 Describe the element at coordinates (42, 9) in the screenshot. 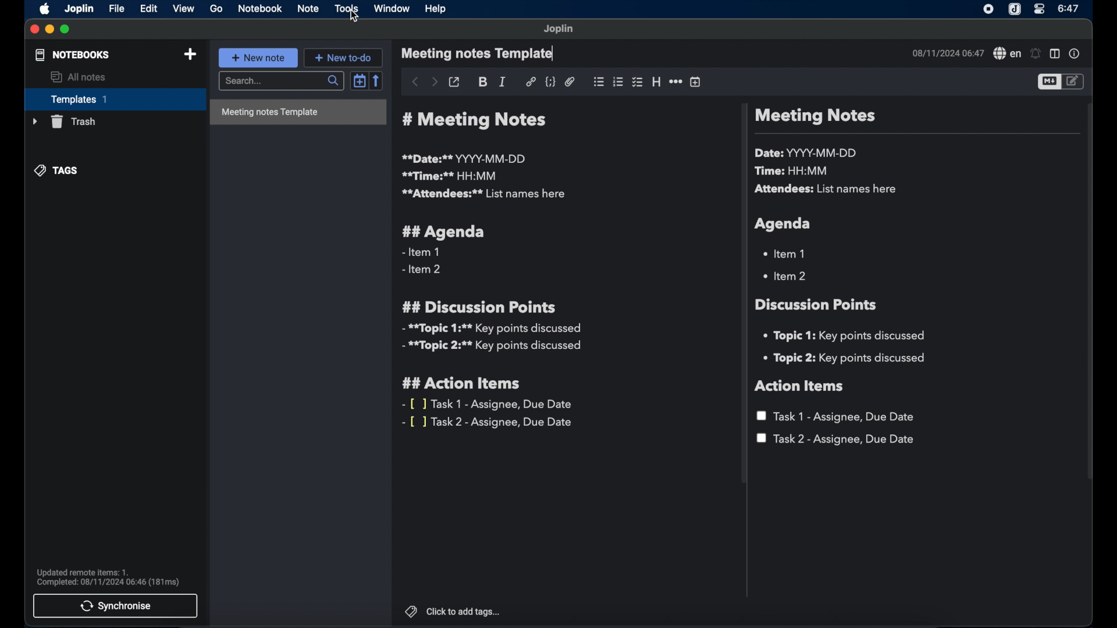

I see `apple icon` at that location.